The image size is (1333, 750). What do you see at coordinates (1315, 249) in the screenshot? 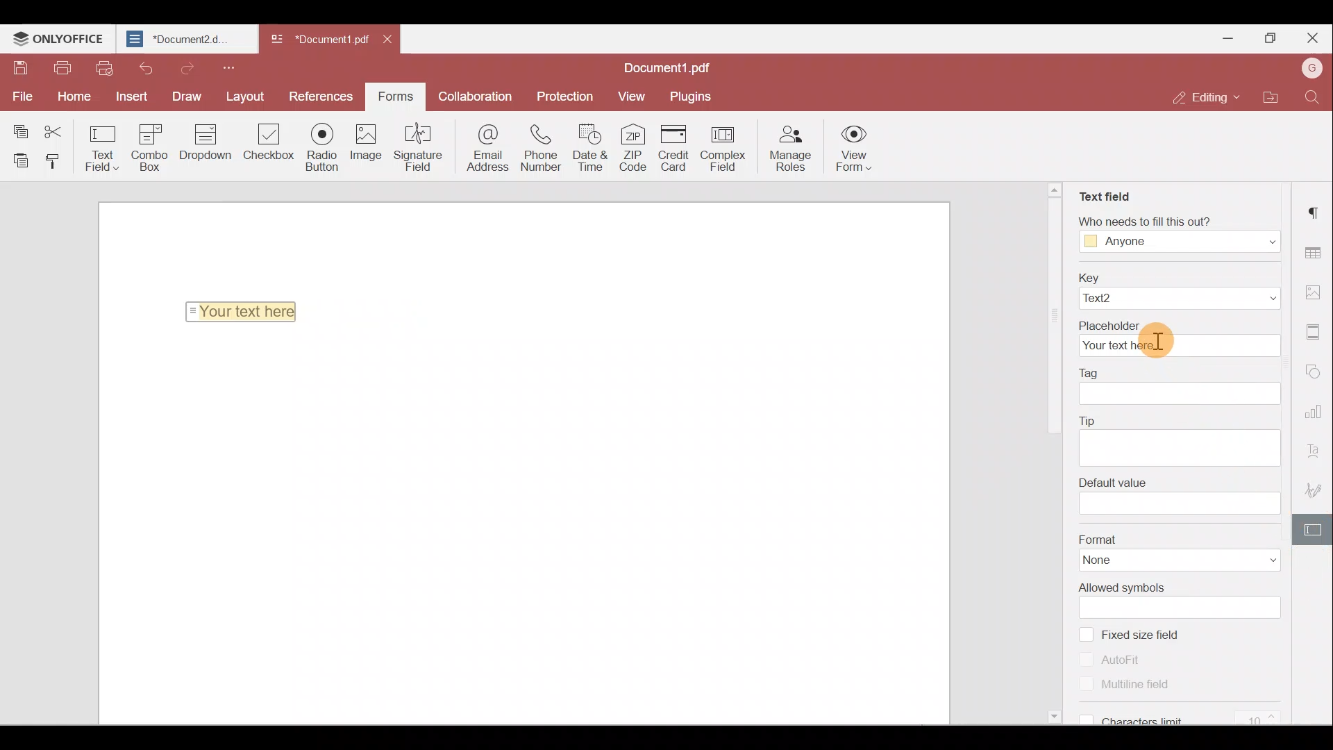
I see `Table settings` at bounding box center [1315, 249].